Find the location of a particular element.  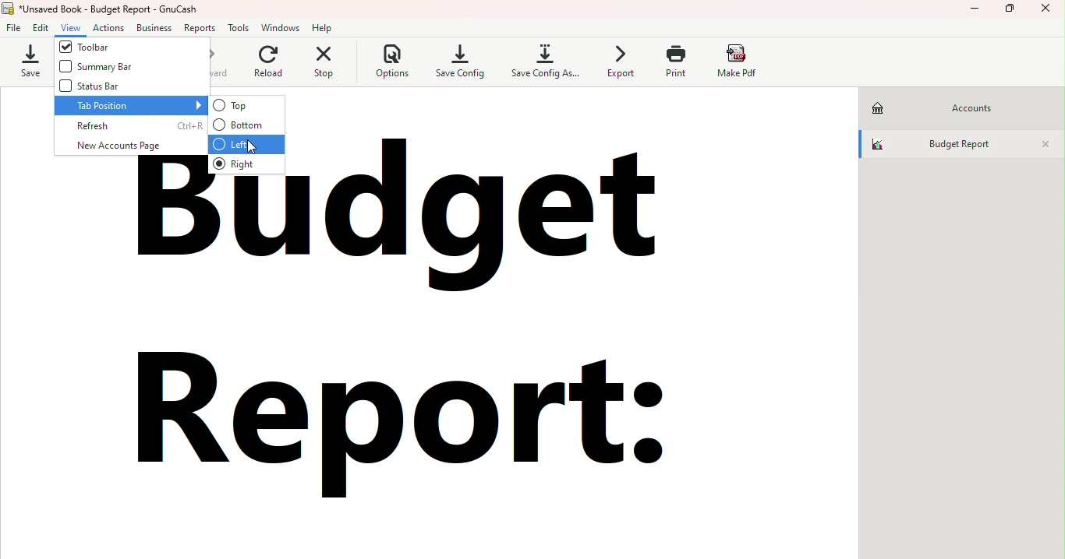

Save config as is located at coordinates (543, 62).